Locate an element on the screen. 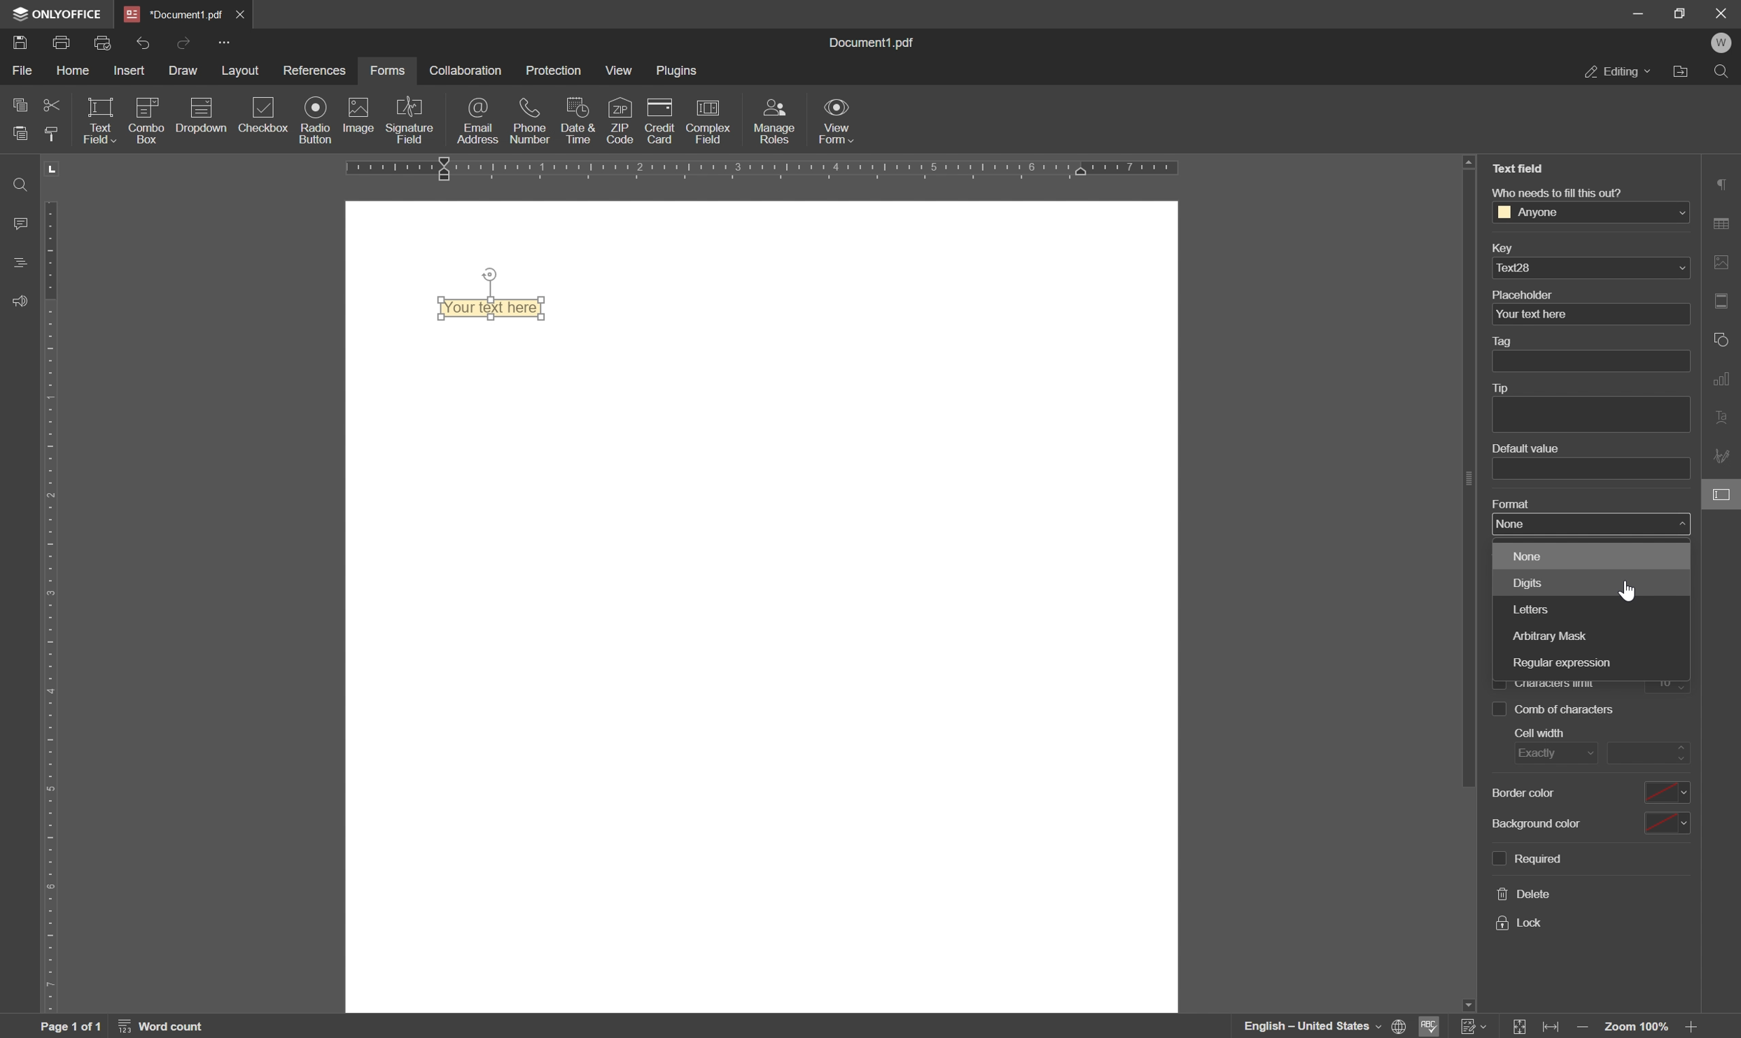  text art settings is located at coordinates (1723, 412).